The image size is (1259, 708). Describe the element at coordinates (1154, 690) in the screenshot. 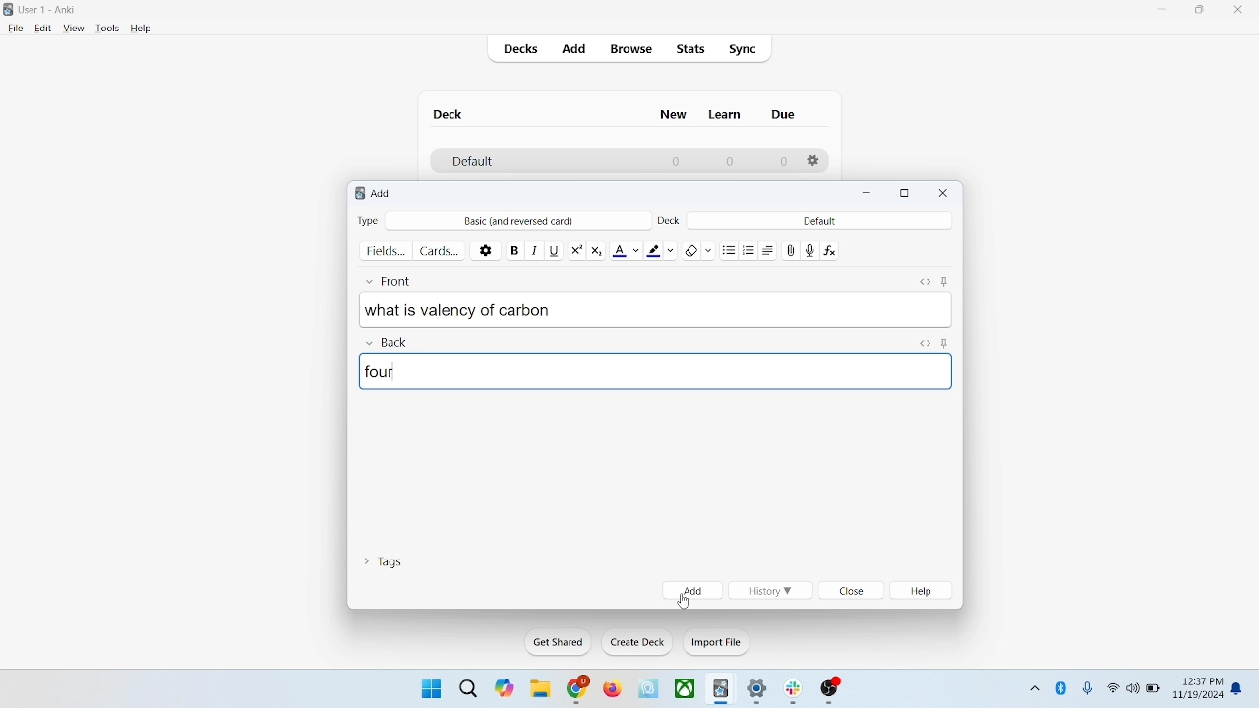

I see `battery` at that location.